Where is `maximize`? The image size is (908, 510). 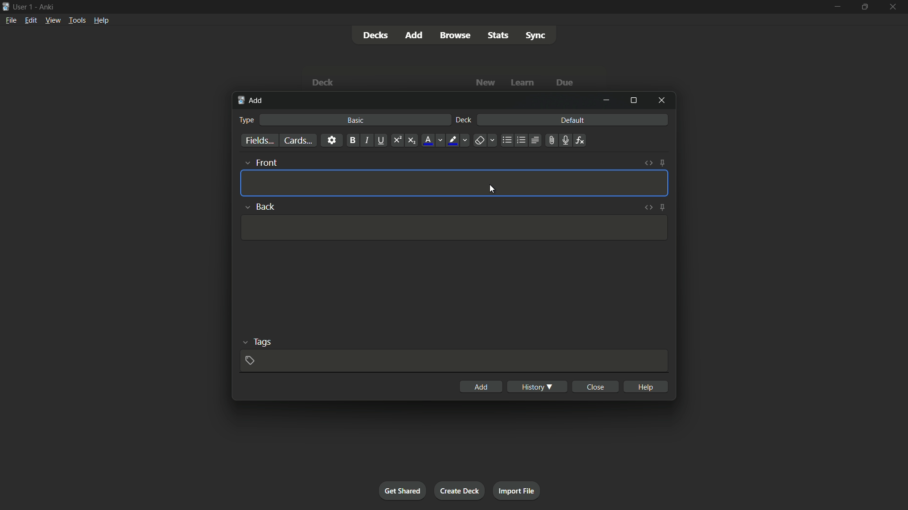
maximize is located at coordinates (864, 7).